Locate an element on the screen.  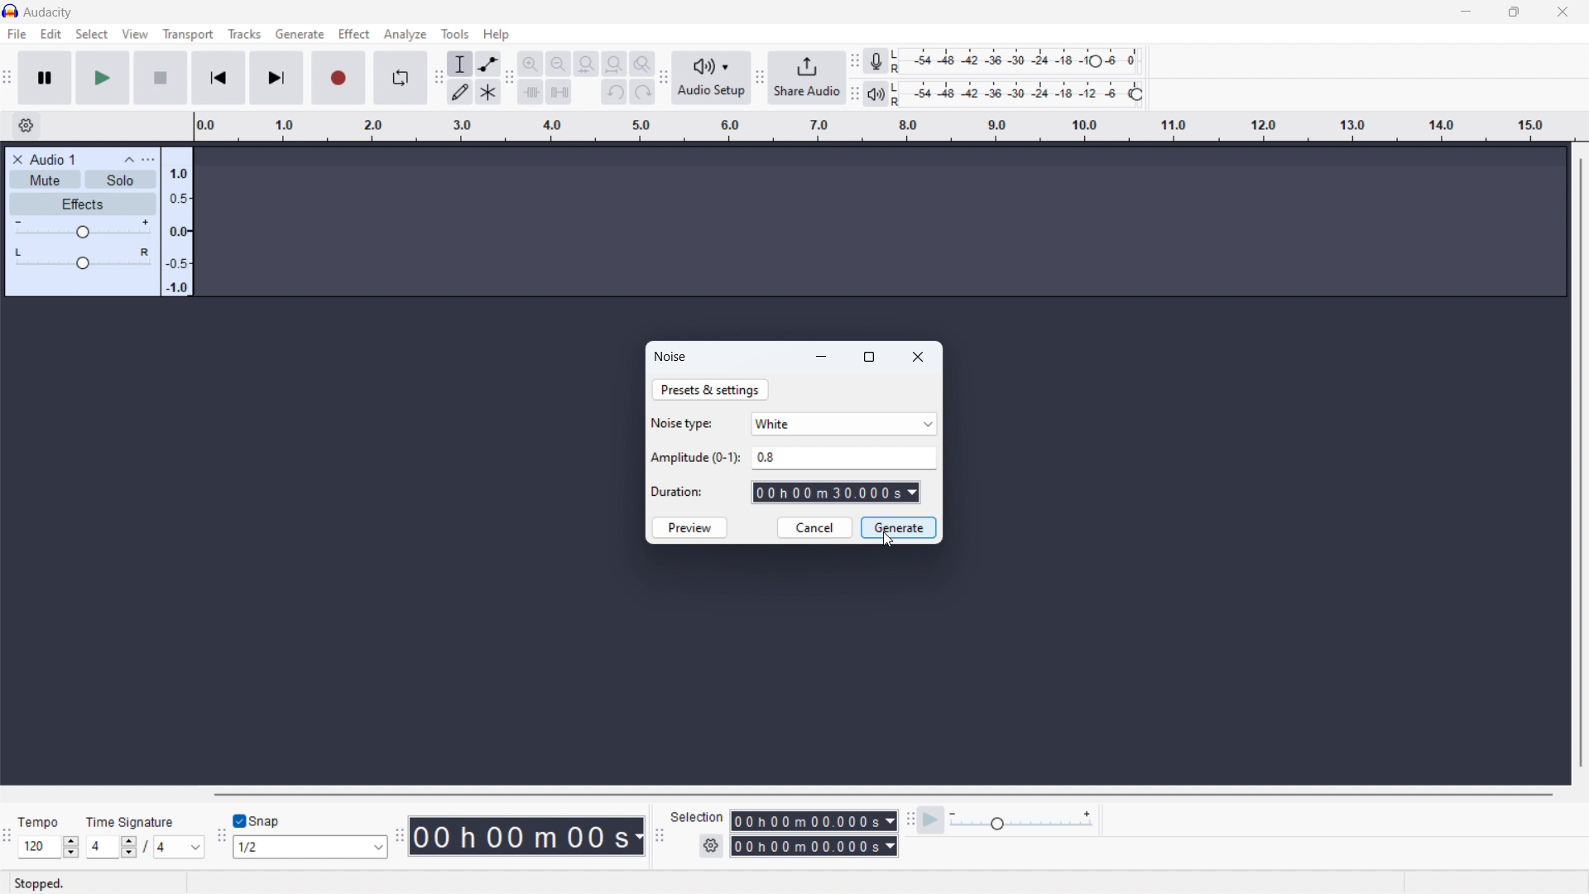
Tools is located at coordinates (455, 33).